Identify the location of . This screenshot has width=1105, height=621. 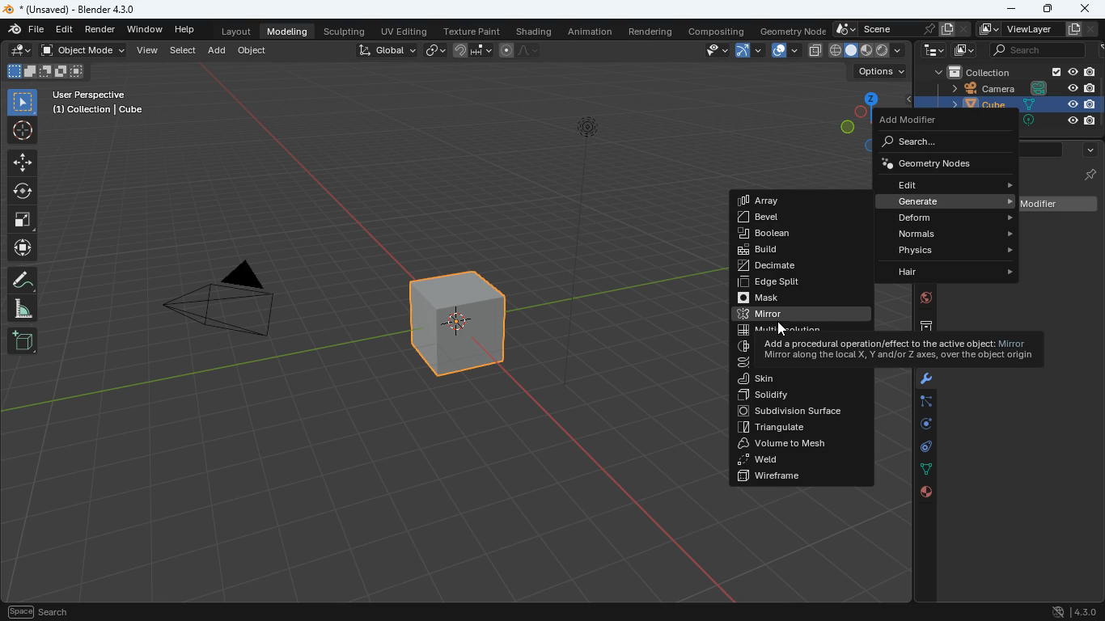
(42, 610).